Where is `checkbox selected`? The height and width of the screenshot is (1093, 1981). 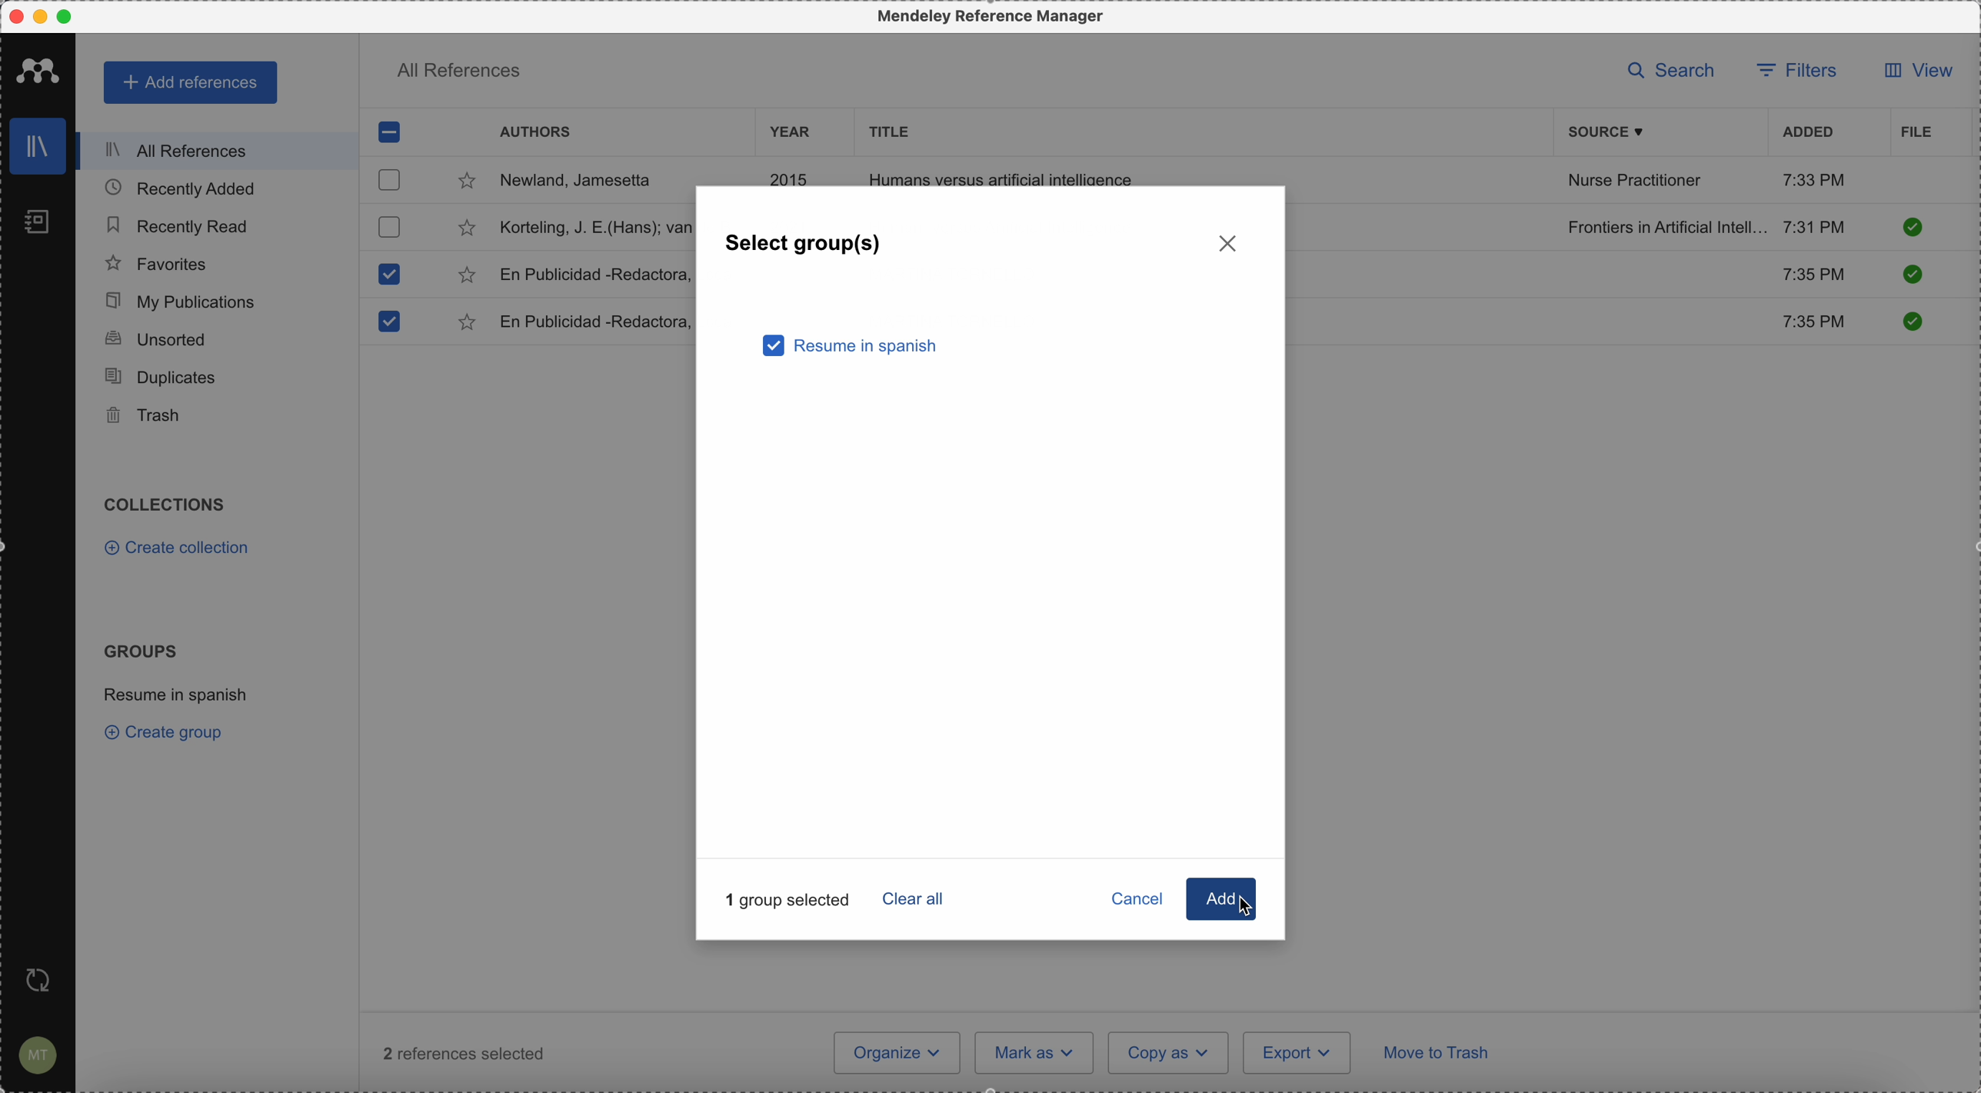 checkbox selected is located at coordinates (390, 131).